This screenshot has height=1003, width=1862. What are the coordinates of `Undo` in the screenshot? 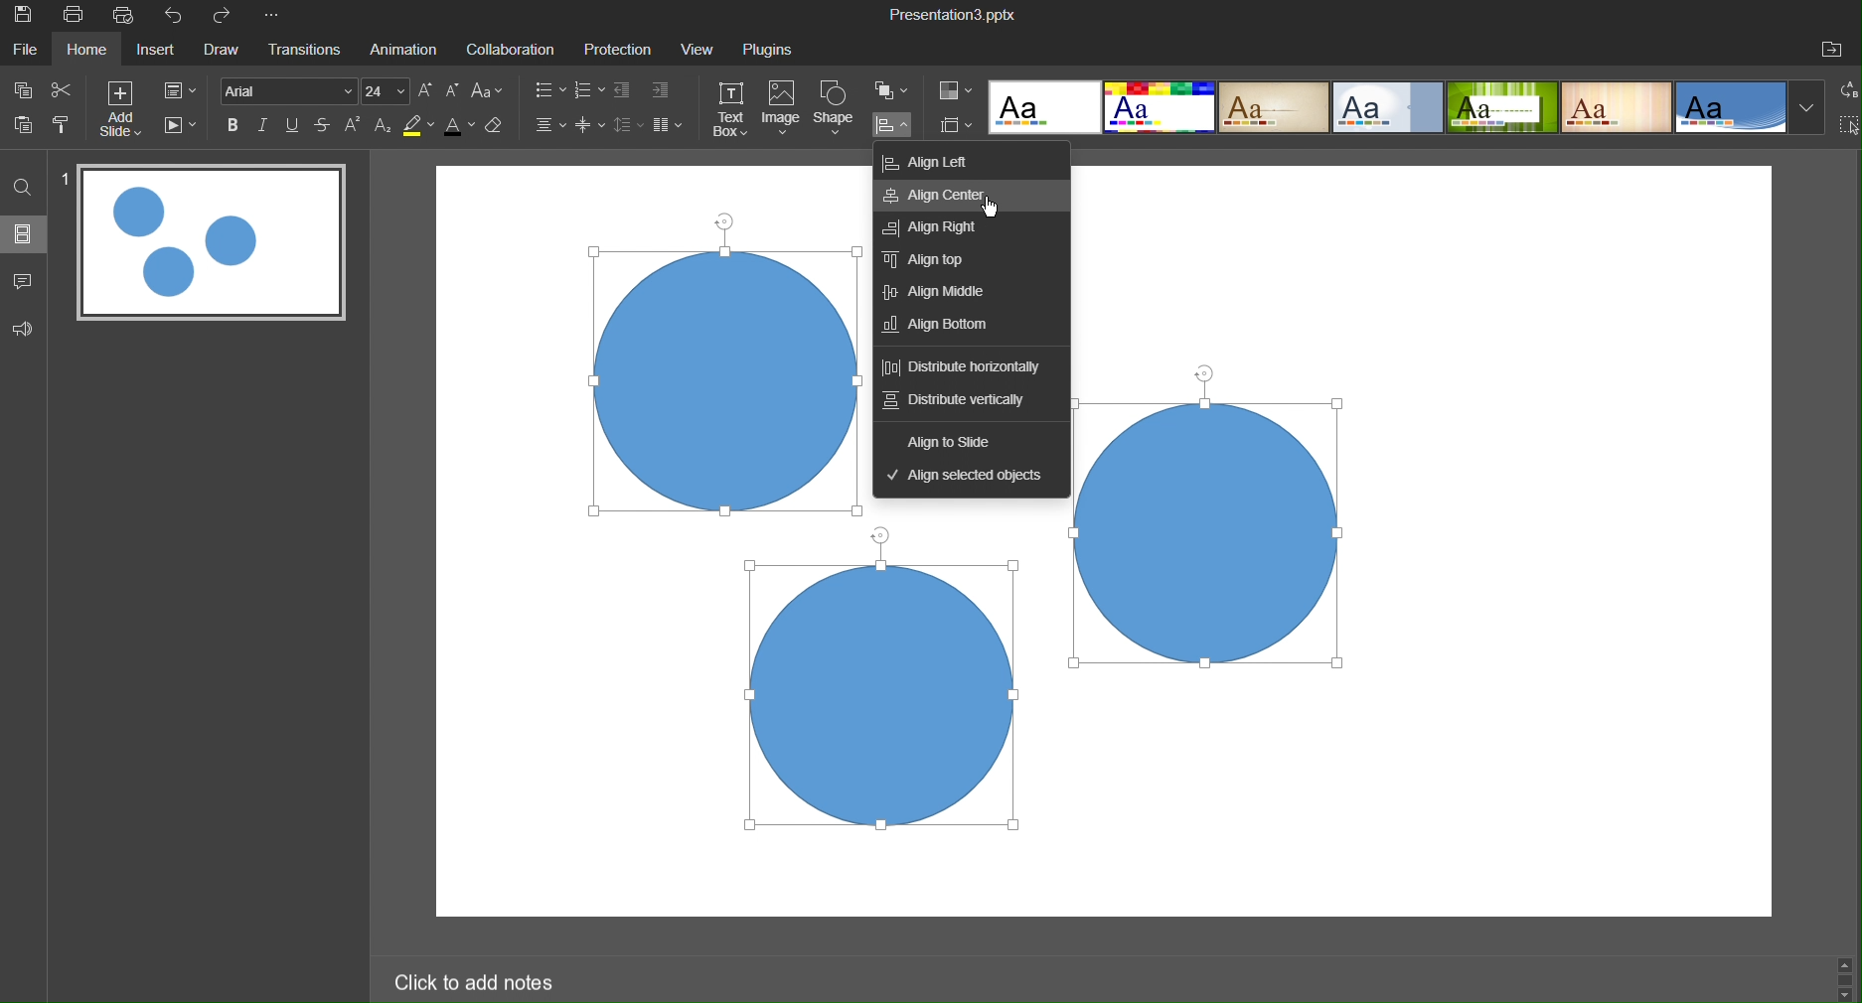 It's located at (176, 15).